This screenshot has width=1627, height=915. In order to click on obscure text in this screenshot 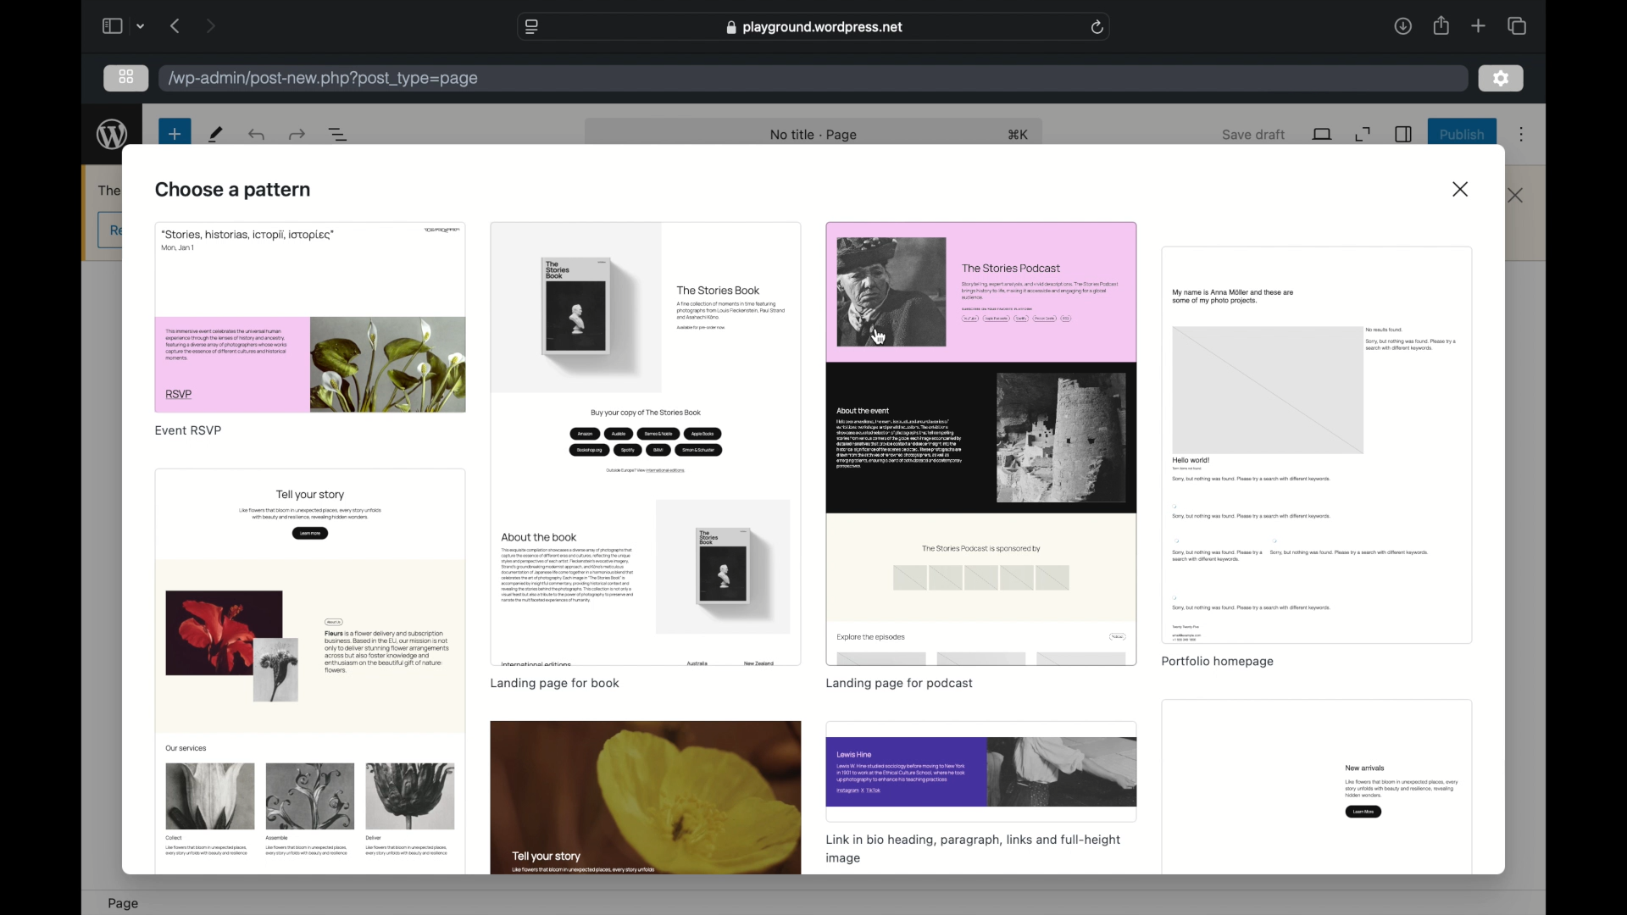, I will do `click(108, 191)`.